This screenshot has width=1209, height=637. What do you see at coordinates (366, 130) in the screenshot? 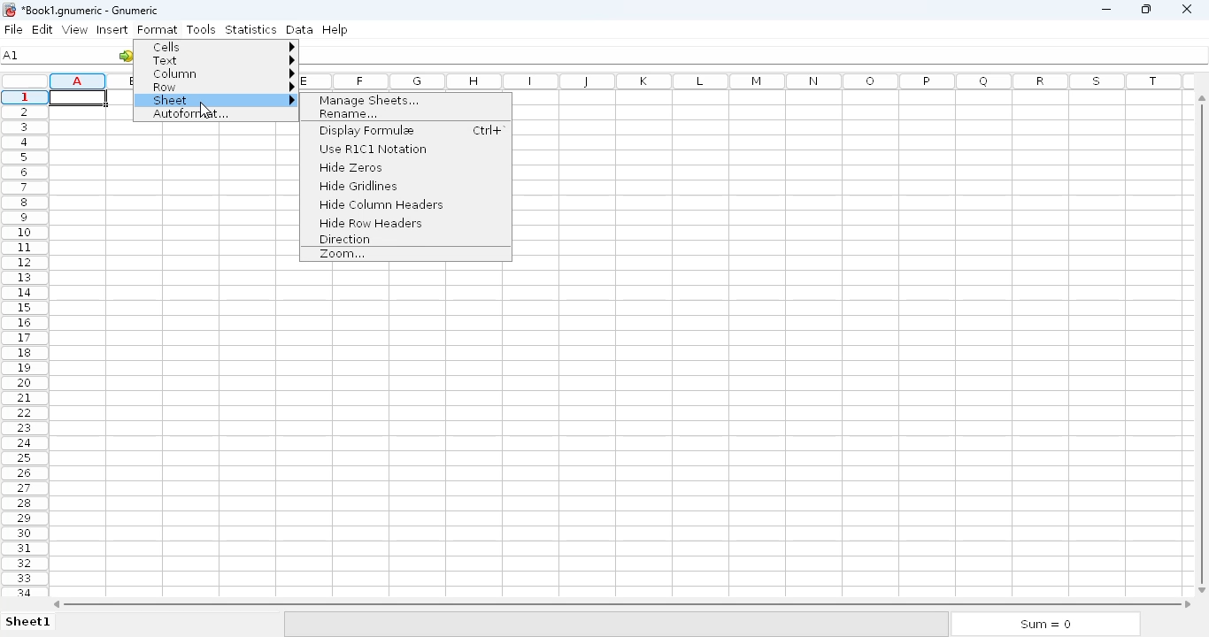
I see `display formulae` at bounding box center [366, 130].